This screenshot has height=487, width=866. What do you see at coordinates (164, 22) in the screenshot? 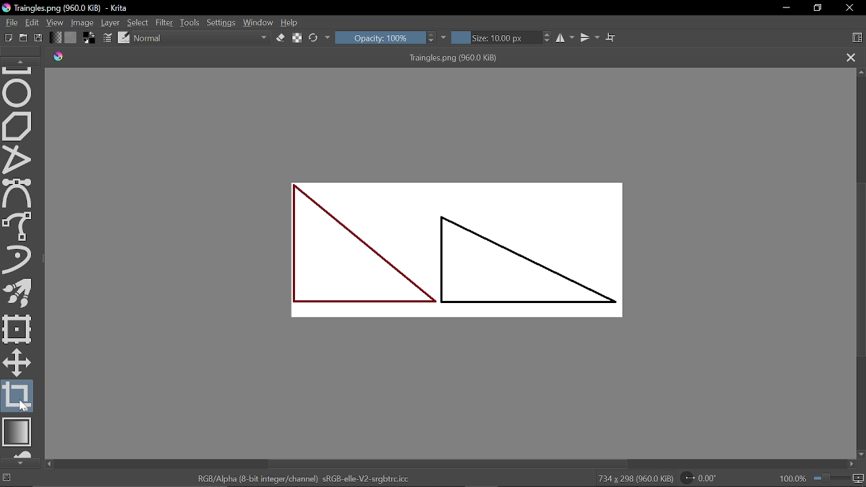
I see `Filter` at bounding box center [164, 22].